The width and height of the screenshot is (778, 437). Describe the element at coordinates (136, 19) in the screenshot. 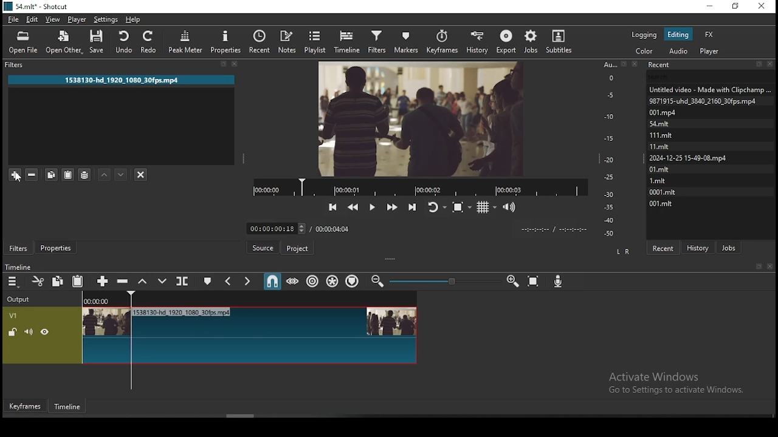

I see `help` at that location.